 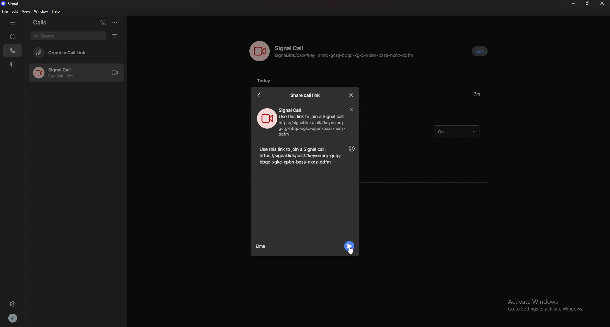 I want to click on file, so click(x=4, y=11).